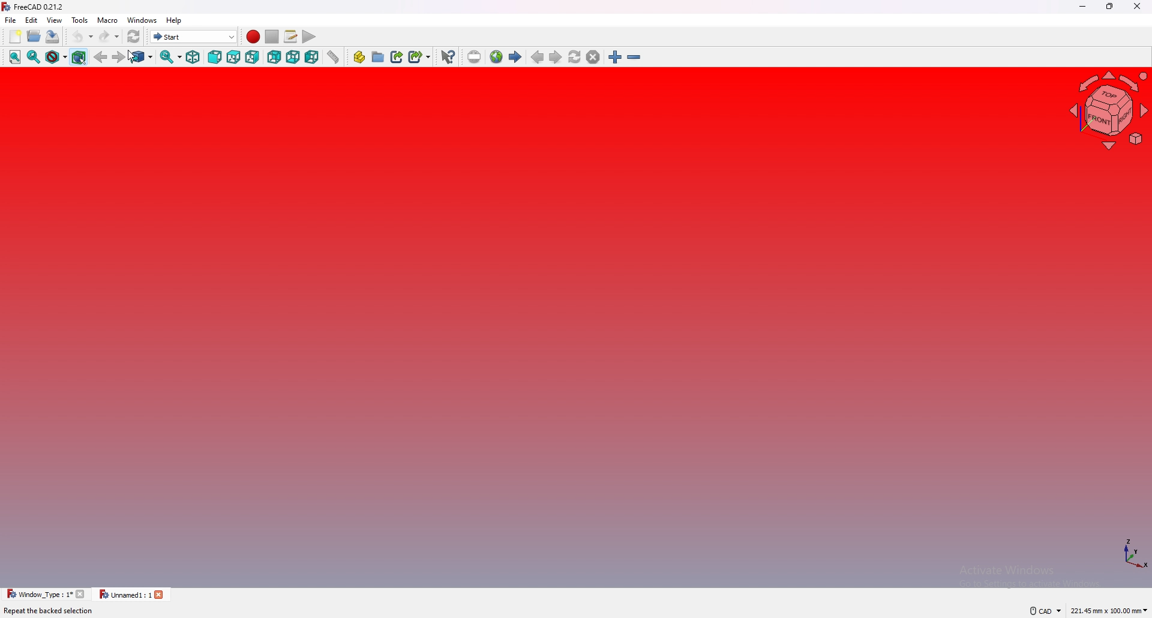 Image resolution: width=1152 pixels, height=618 pixels. What do you see at coordinates (193, 57) in the screenshot?
I see `isometric` at bounding box center [193, 57].